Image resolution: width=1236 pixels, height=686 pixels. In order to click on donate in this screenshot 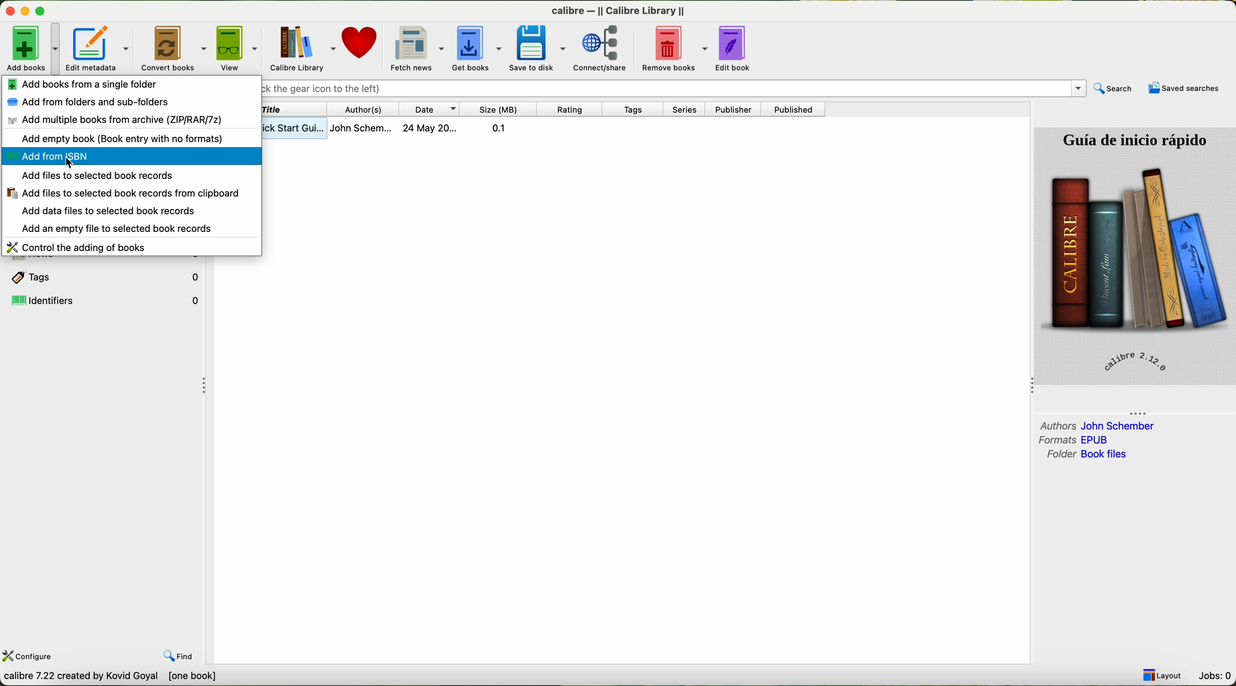, I will do `click(361, 42)`.